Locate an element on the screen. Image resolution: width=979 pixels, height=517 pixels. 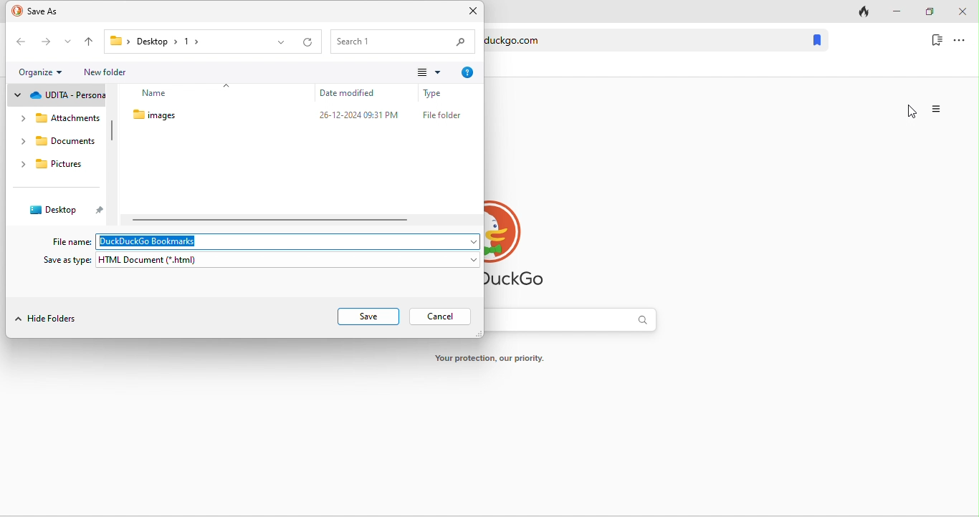
vertical scroll bar is located at coordinates (110, 132).